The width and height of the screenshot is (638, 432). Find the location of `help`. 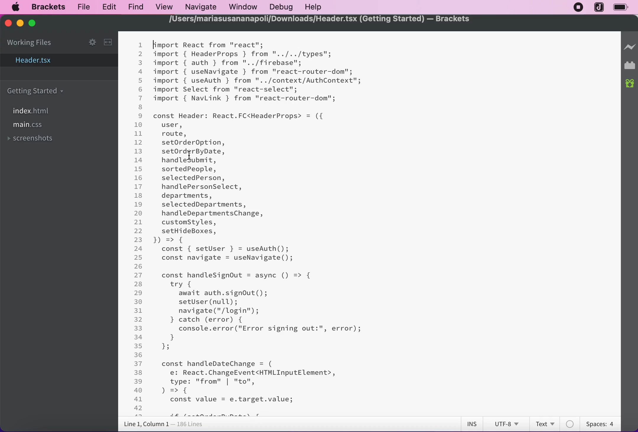

help is located at coordinates (313, 7).